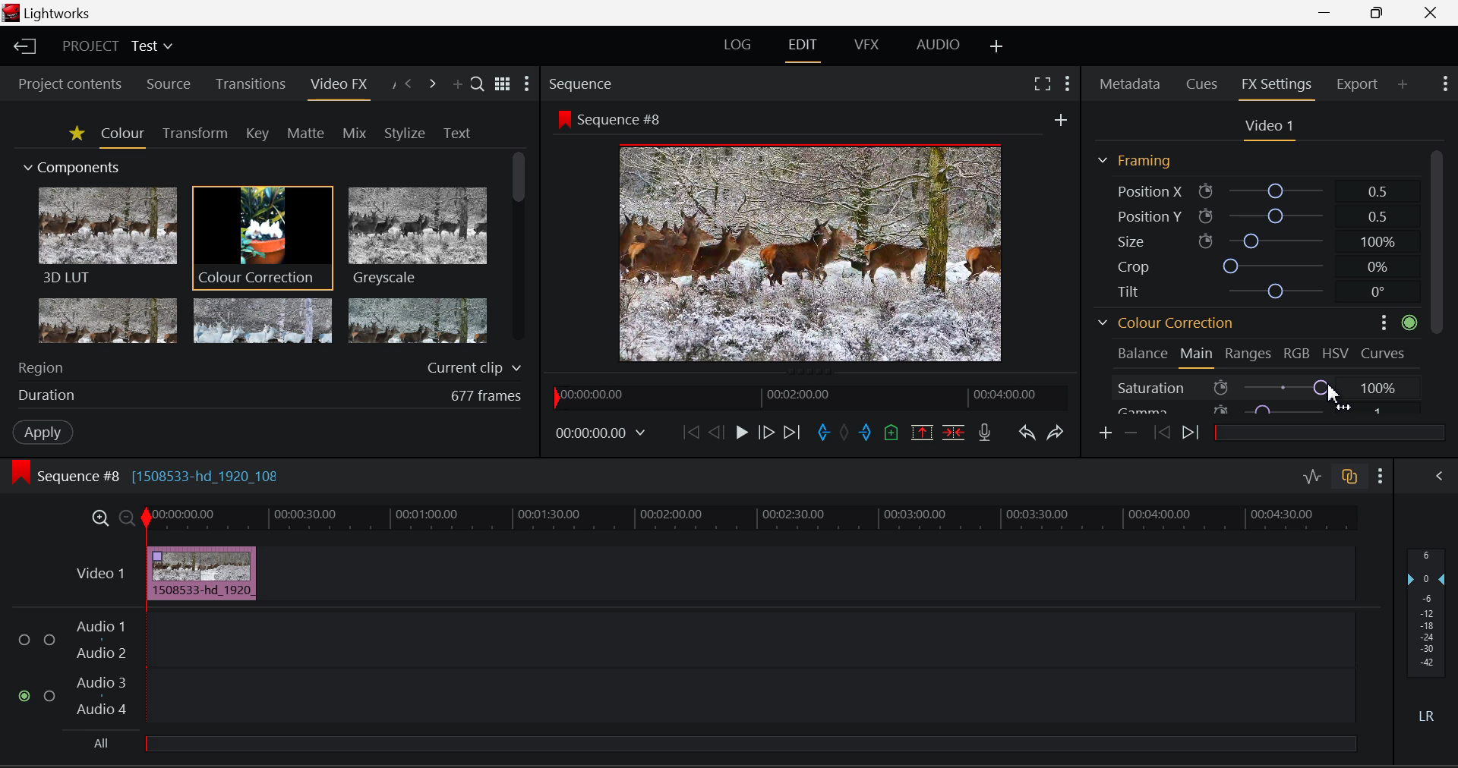 The width and height of the screenshot is (1458, 768). I want to click on Duration, so click(269, 394).